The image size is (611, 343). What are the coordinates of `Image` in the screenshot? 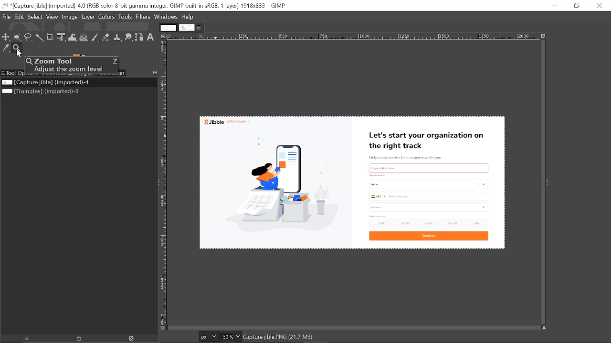 It's located at (70, 17).